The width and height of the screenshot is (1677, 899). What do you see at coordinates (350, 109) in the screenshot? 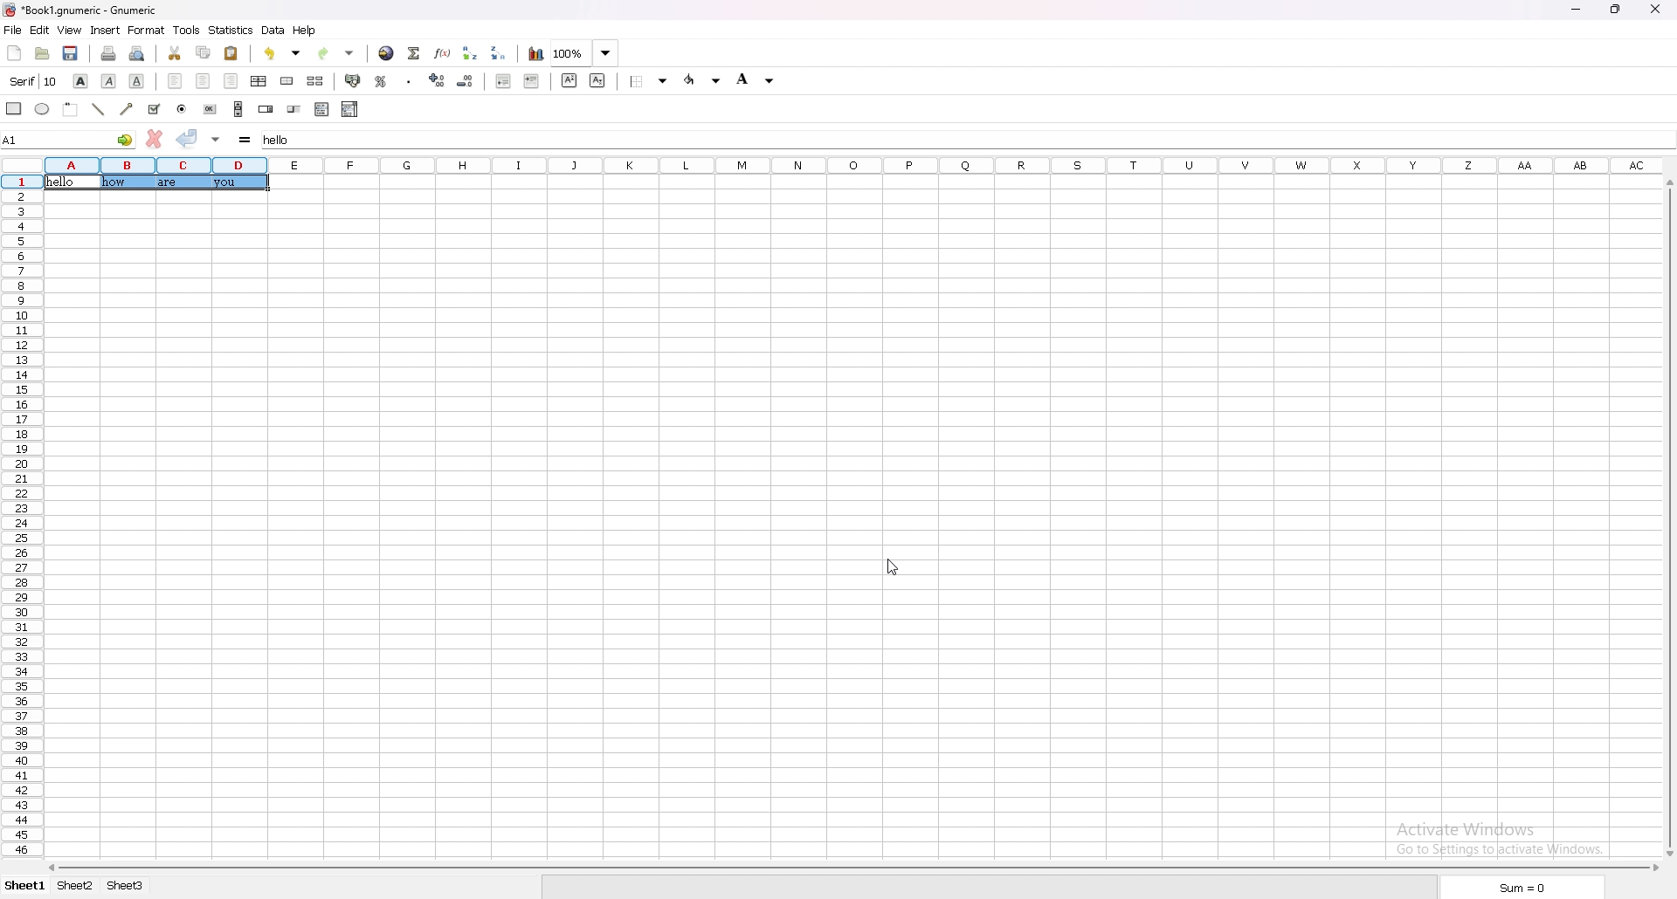
I see `combo box` at bounding box center [350, 109].